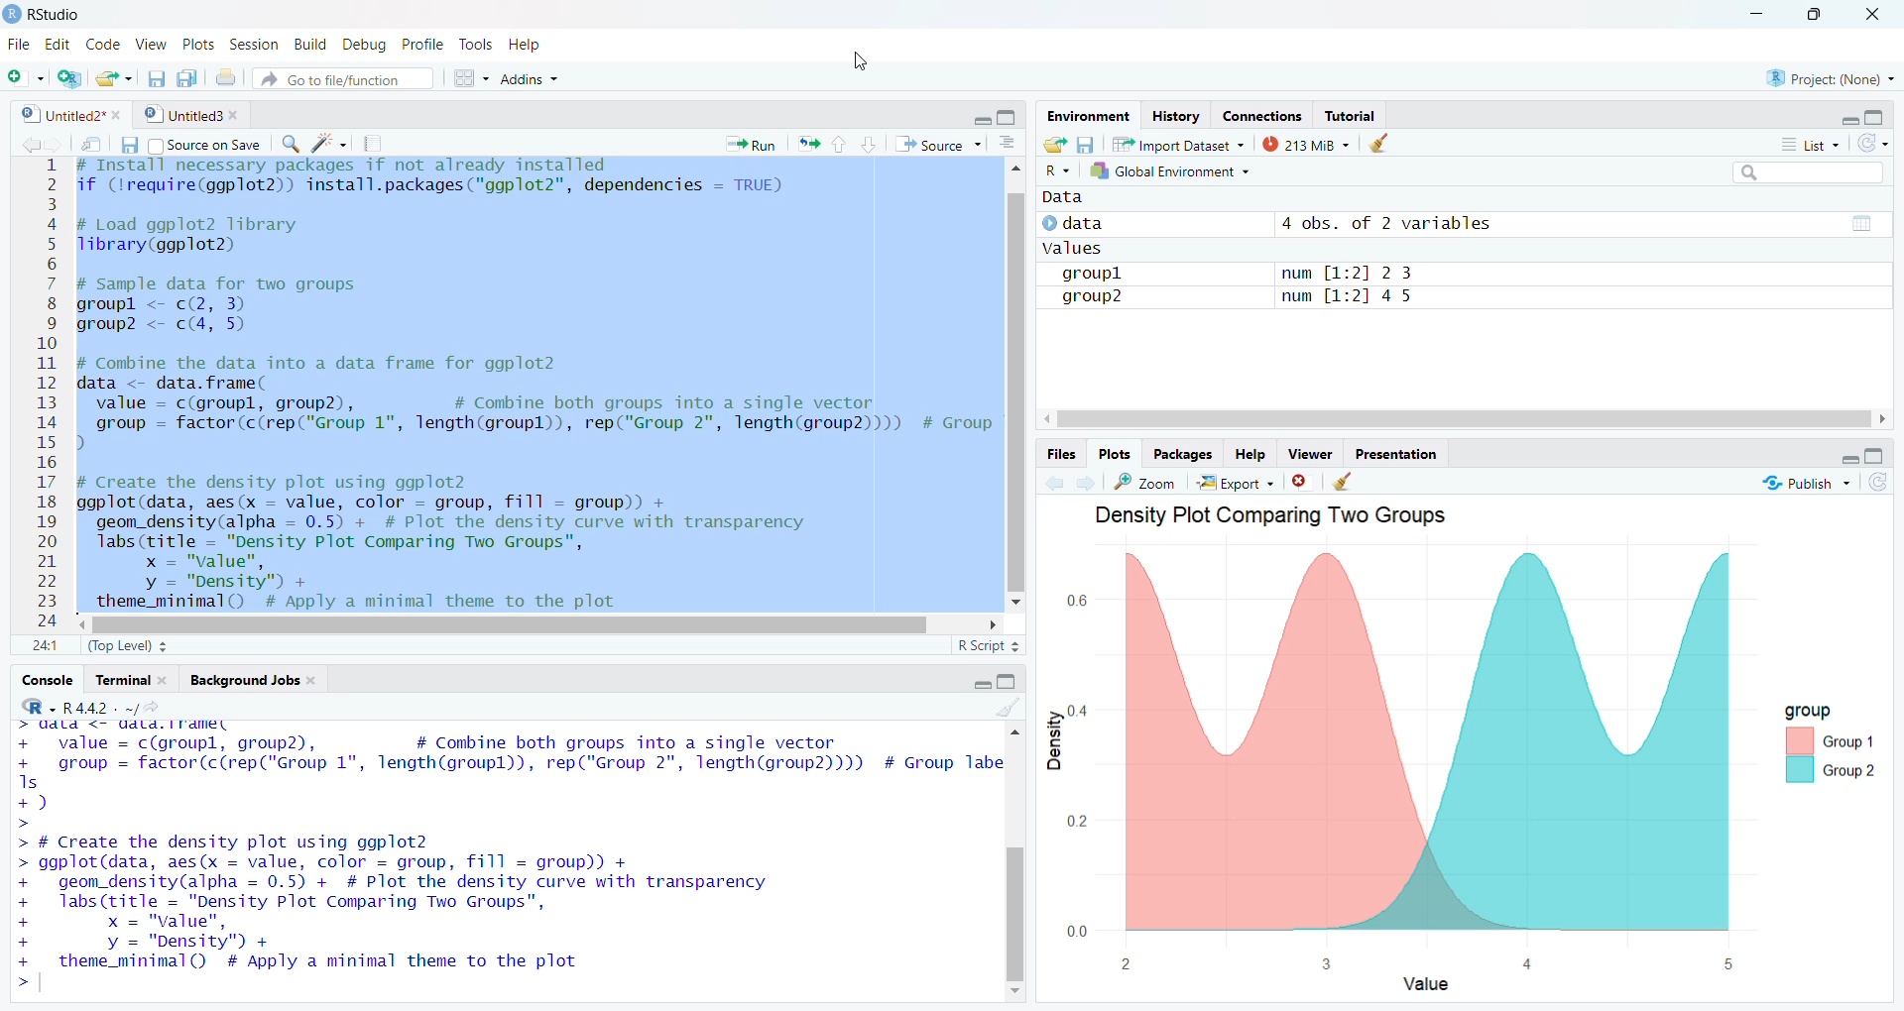 Image resolution: width=1904 pixels, height=1011 pixels. What do you see at coordinates (532, 49) in the screenshot?
I see `help` at bounding box center [532, 49].